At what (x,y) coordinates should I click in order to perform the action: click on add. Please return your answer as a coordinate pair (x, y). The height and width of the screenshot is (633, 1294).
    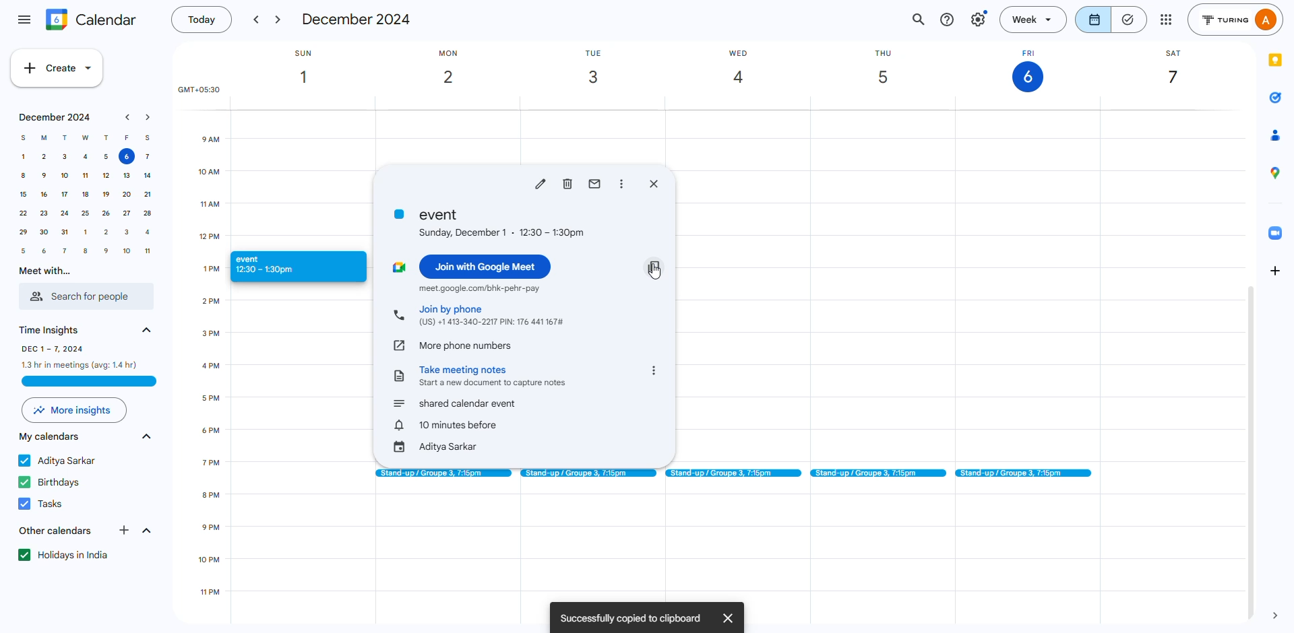
    Looking at the image, I should click on (1276, 271).